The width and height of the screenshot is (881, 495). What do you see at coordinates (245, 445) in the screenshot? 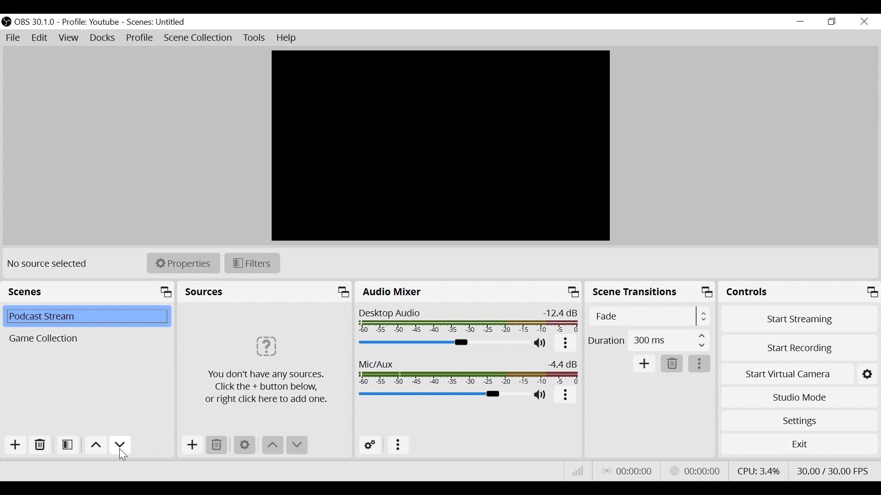
I see `Settings` at bounding box center [245, 445].